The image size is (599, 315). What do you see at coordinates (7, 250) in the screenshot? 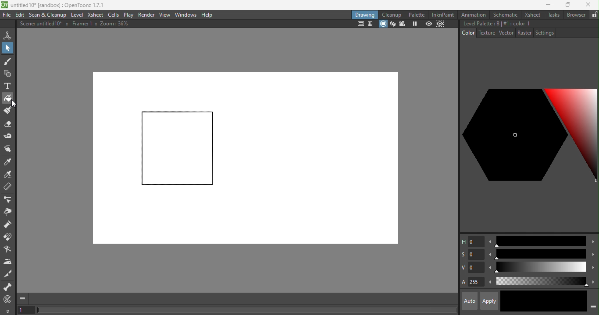
I see `Cutter tool` at bounding box center [7, 250].